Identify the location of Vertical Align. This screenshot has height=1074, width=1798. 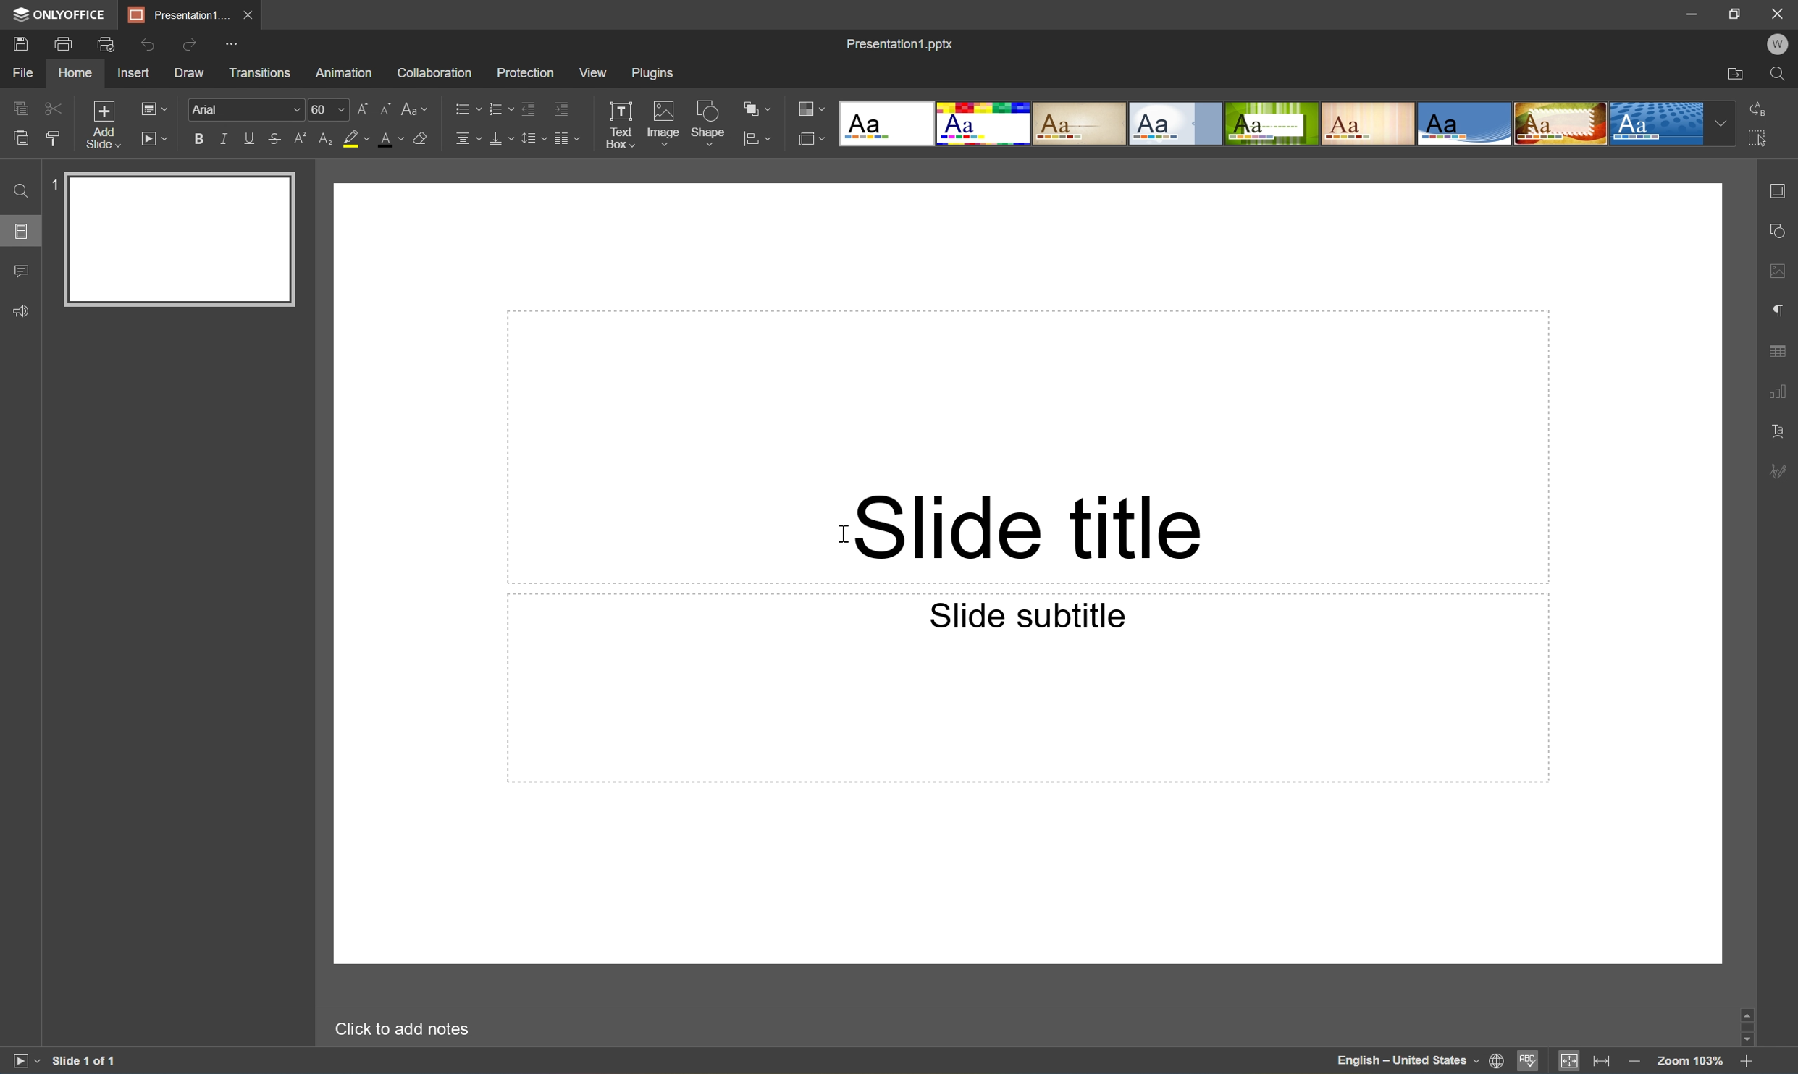
(500, 140).